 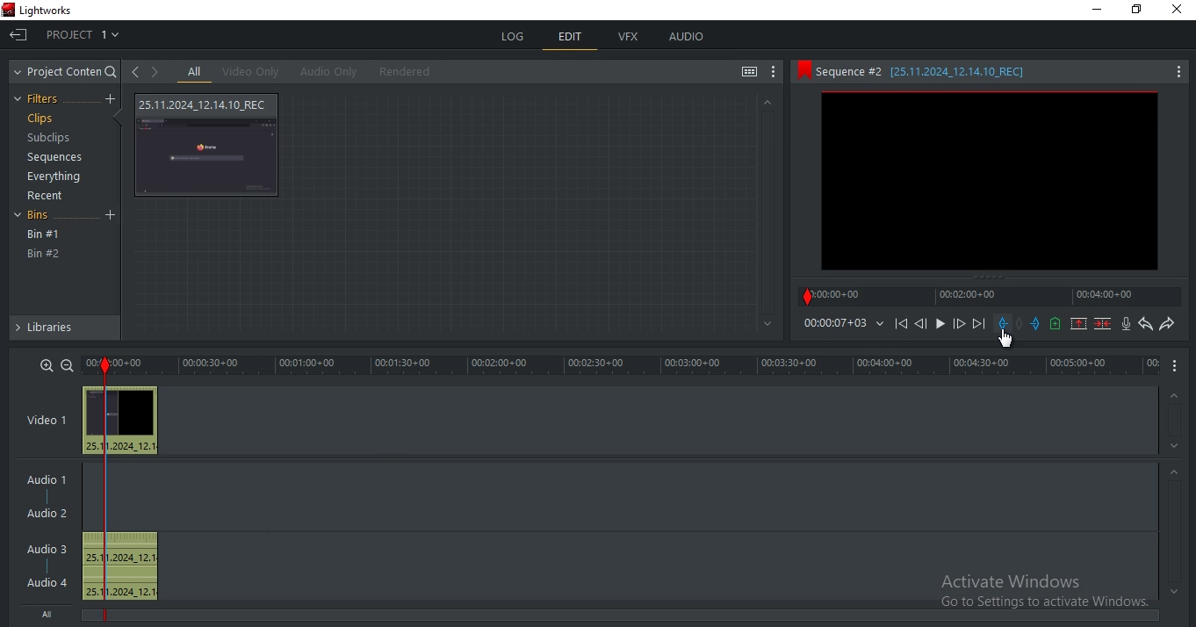 I want to click on , so click(x=155, y=73).